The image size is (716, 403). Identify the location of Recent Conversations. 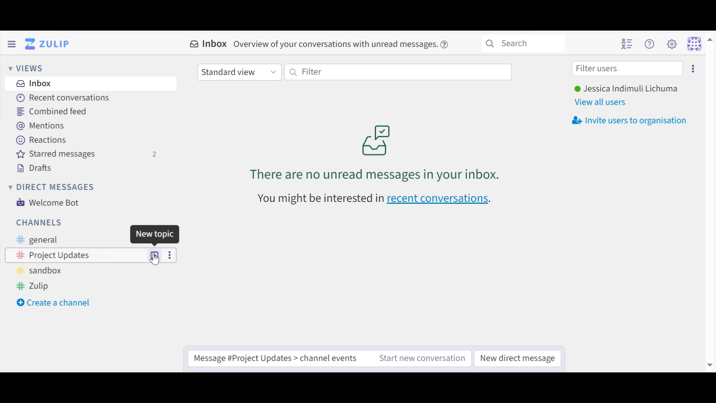
(64, 98).